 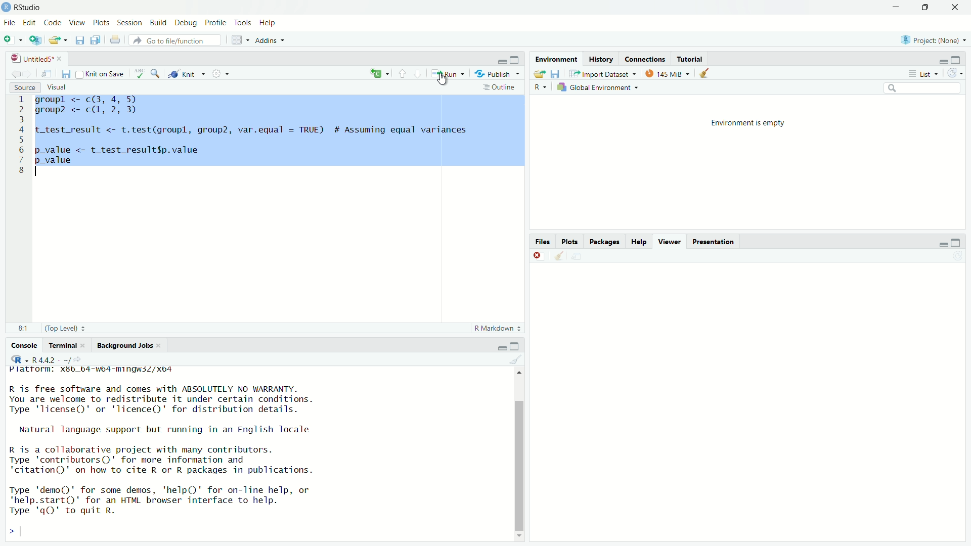 I want to click on clear objects from workspace, so click(x=706, y=73).